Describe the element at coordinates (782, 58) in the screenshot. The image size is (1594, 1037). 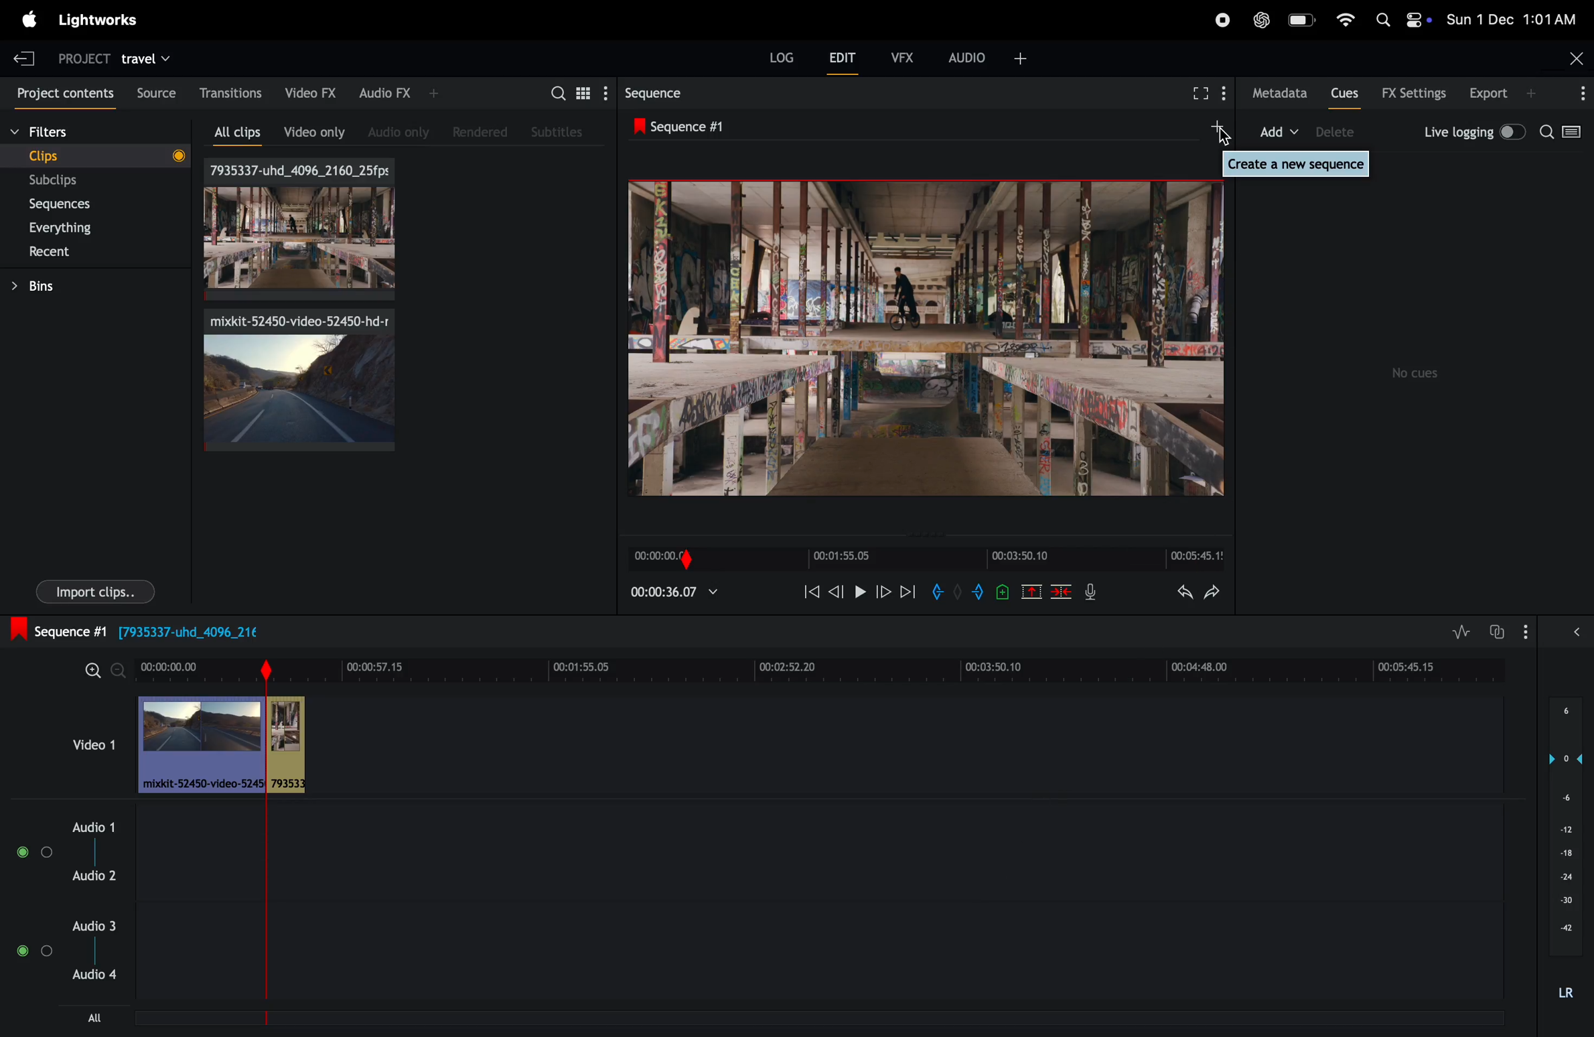
I see `LOG` at that location.